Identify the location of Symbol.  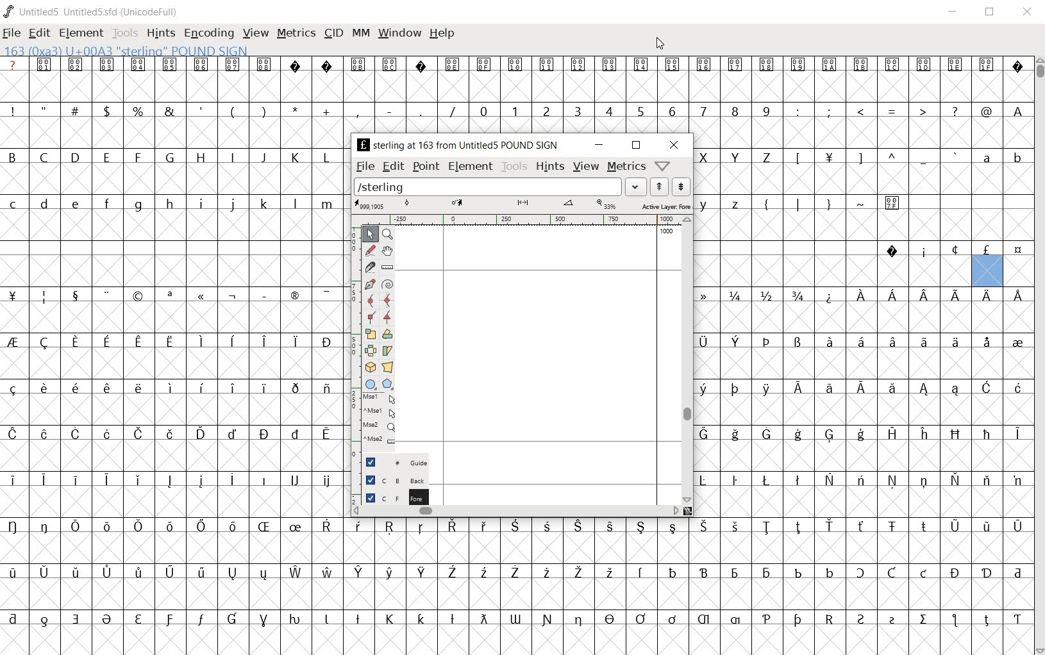
(42, 389).